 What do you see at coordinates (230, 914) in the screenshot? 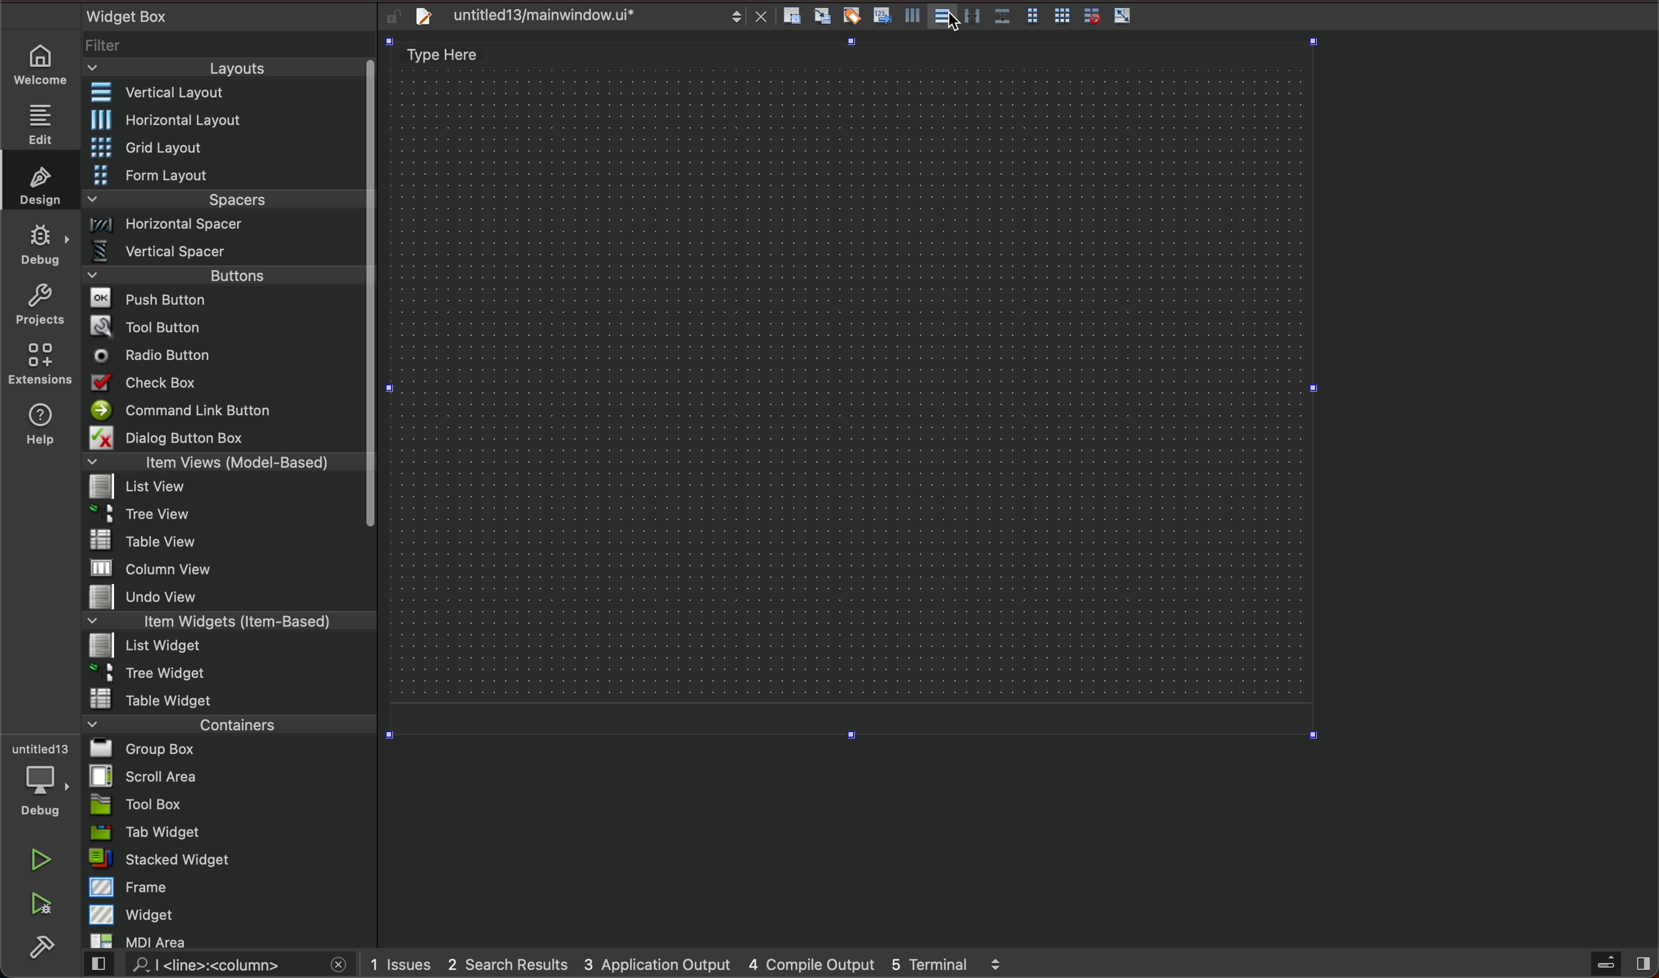
I see `widget` at bounding box center [230, 914].